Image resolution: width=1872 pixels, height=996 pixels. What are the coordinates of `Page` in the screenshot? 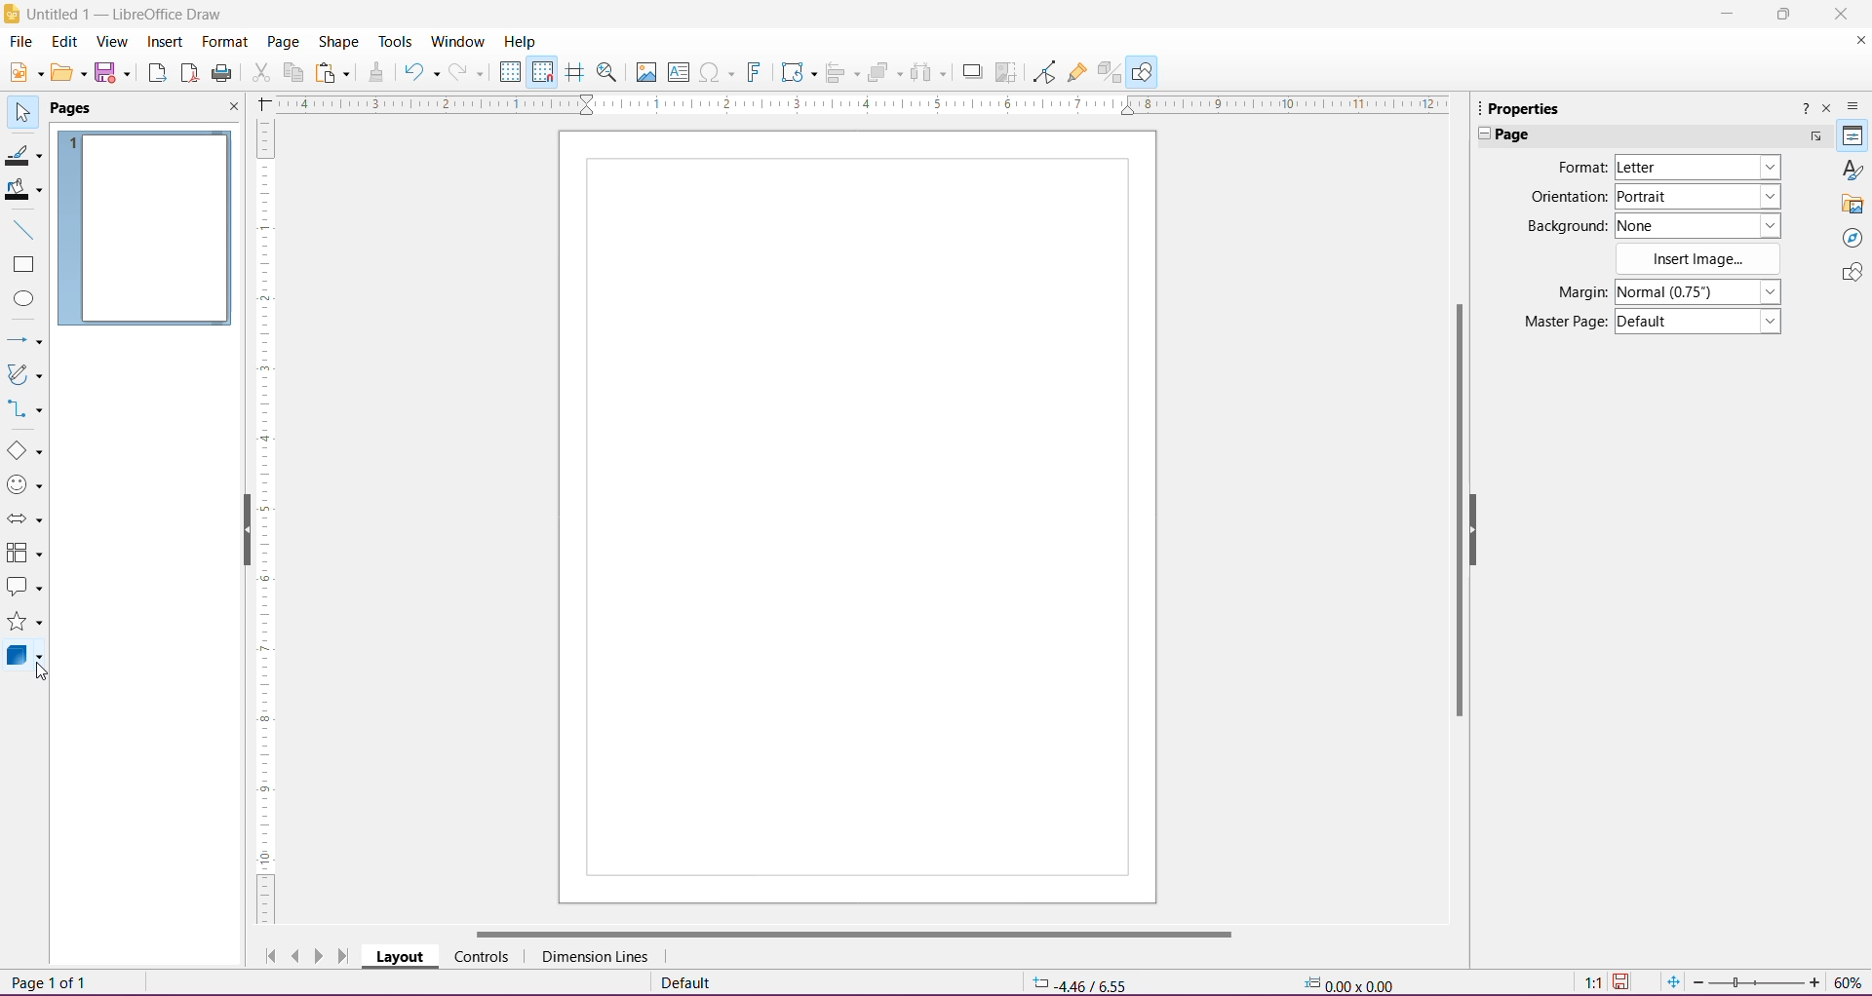 It's located at (282, 45).